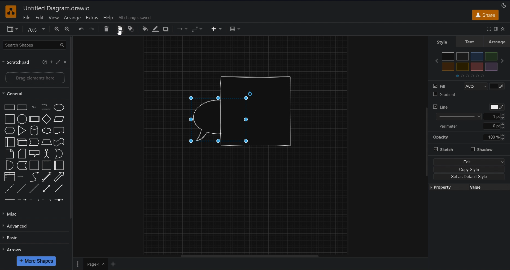 The image size is (510, 270). What do you see at coordinates (59, 119) in the screenshot?
I see `Parallelogram` at bounding box center [59, 119].